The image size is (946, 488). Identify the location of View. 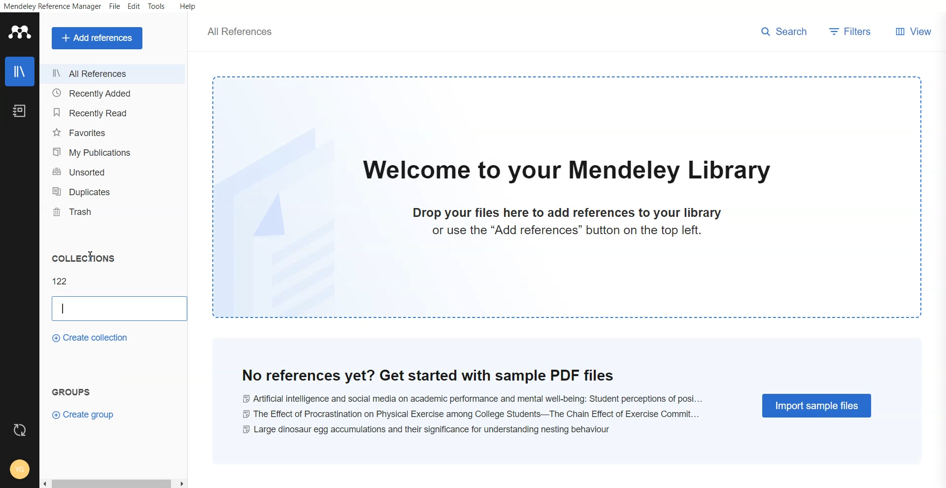
(911, 31).